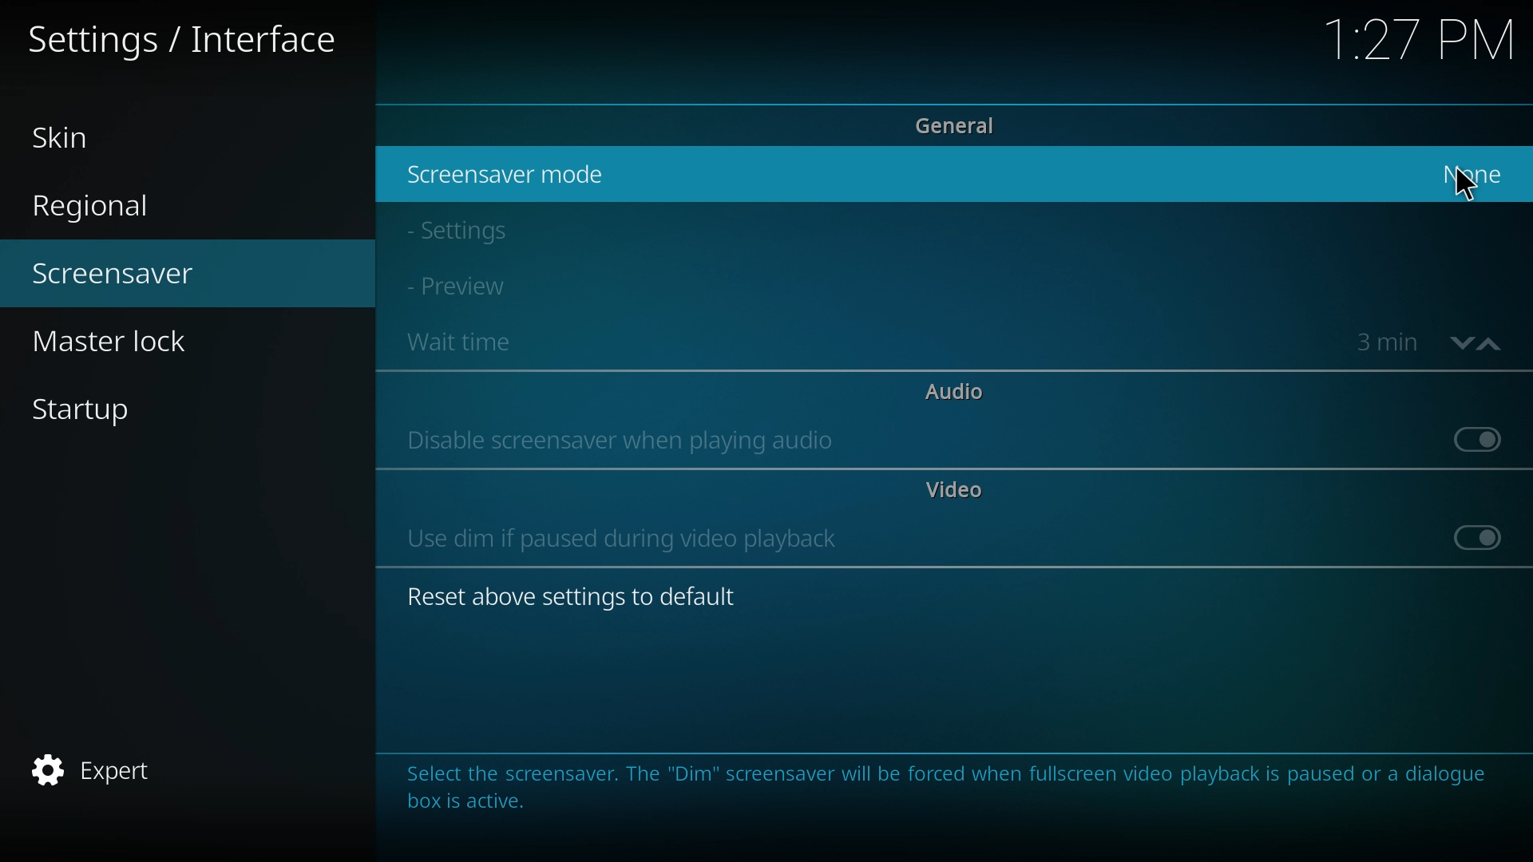 This screenshot has height=862, width=1533. Describe the element at coordinates (1420, 51) in the screenshot. I see `time` at that location.